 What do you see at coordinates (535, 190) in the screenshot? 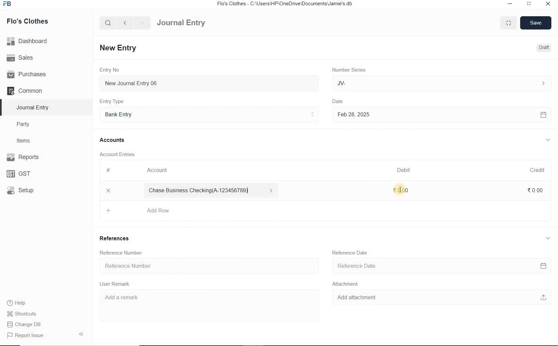
I see `₹0.00` at bounding box center [535, 190].